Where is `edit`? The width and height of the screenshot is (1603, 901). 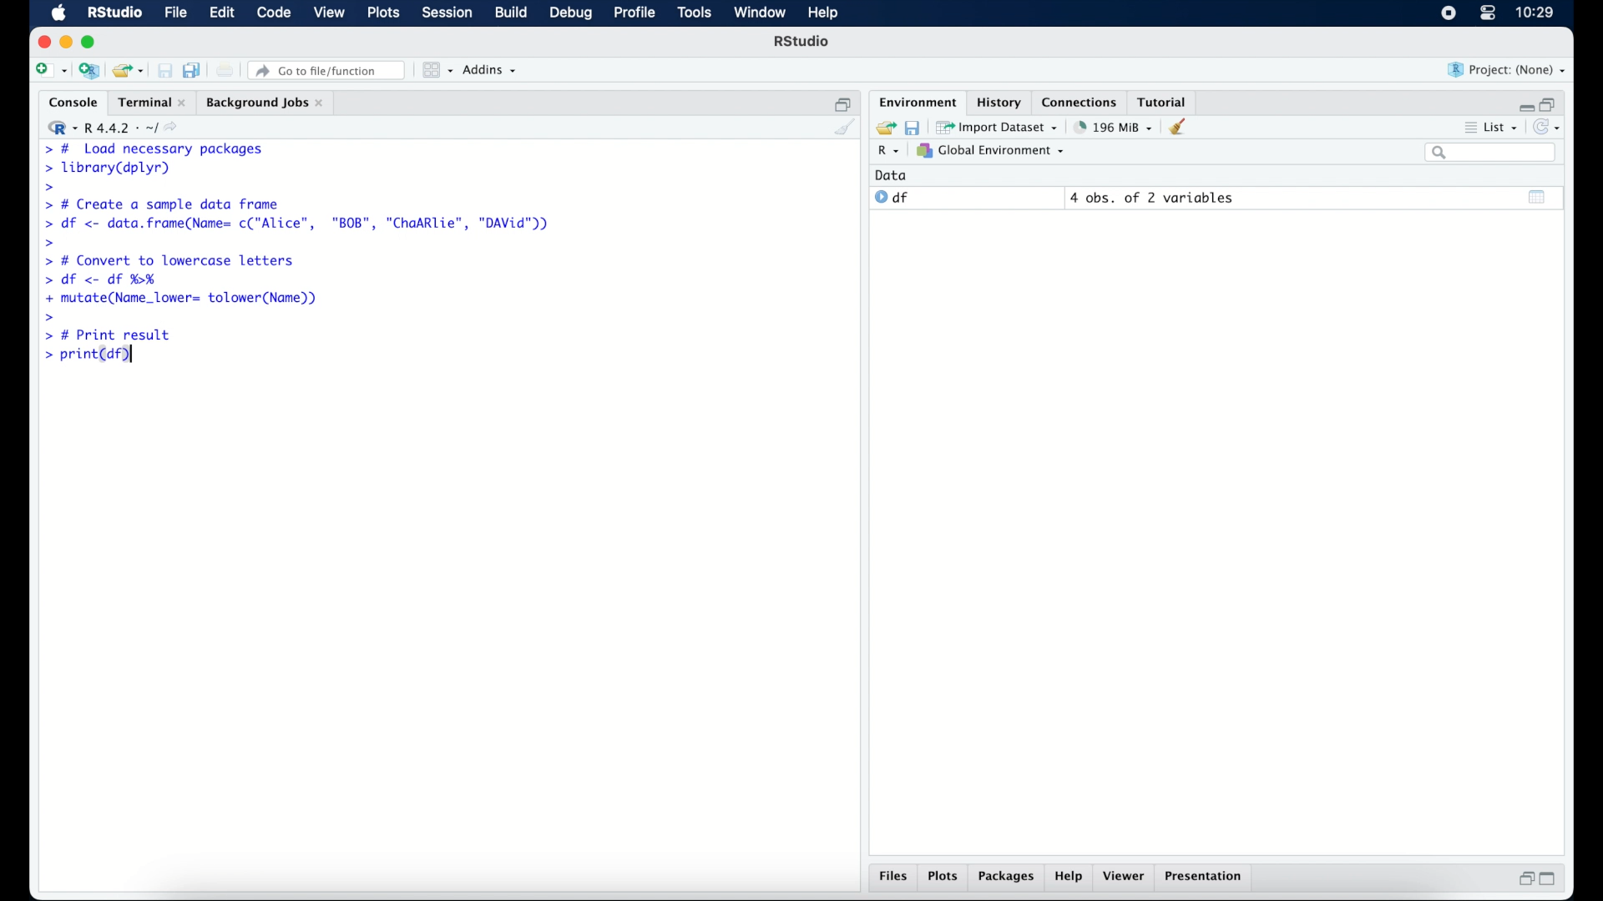 edit is located at coordinates (220, 13).